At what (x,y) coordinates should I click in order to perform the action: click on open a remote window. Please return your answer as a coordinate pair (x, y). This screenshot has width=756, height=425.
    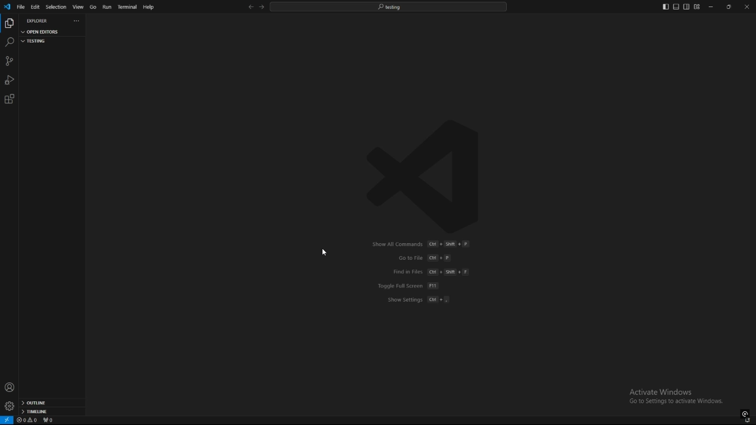
    Looking at the image, I should click on (7, 420).